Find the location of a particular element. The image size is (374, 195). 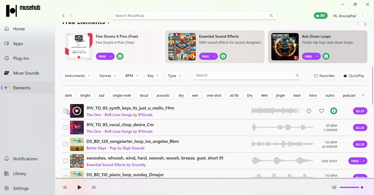

Info is located at coordinates (309, 111).